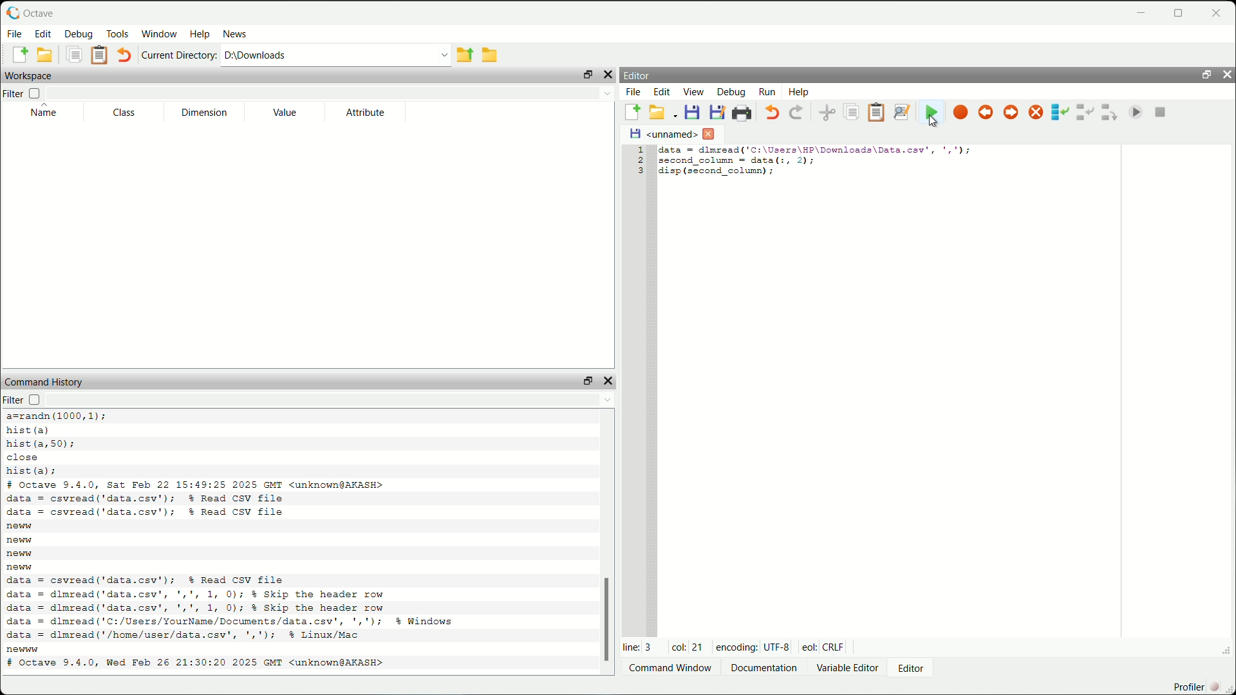 The image size is (1236, 695). I want to click on current directory, so click(179, 56).